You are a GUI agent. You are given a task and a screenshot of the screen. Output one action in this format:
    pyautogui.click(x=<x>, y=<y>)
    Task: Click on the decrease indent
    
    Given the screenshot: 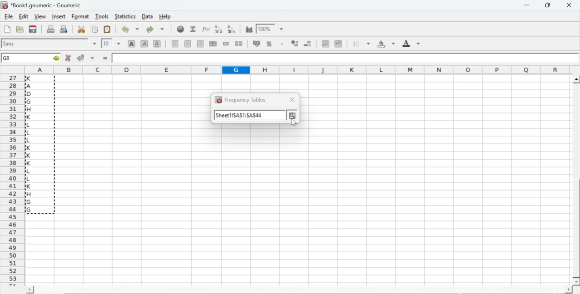 What is the action you would take?
    pyautogui.click(x=325, y=43)
    